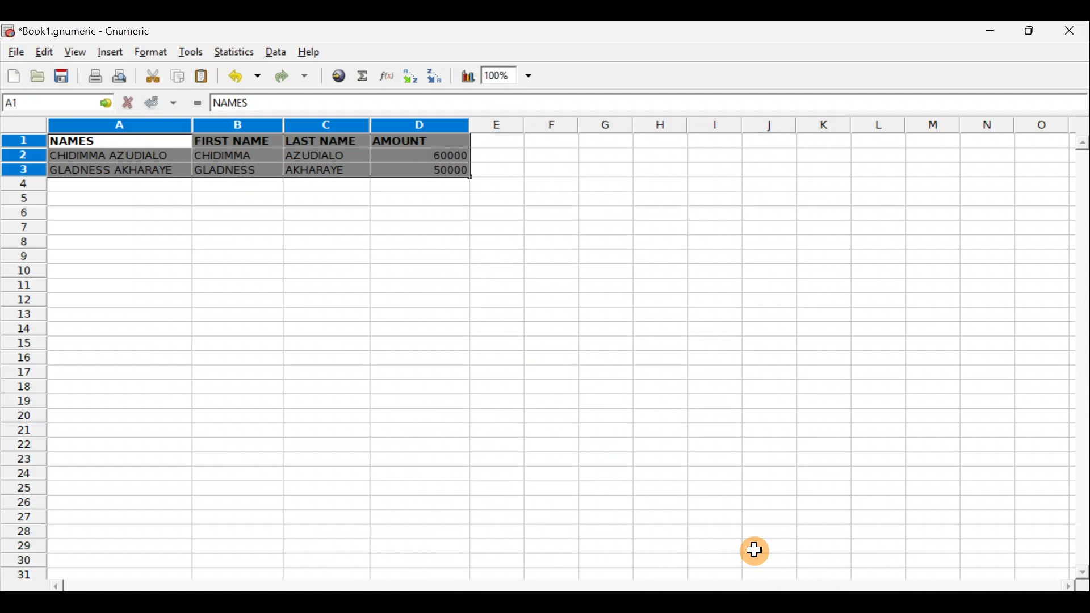 The width and height of the screenshot is (1090, 613). I want to click on Save current workbook, so click(64, 75).